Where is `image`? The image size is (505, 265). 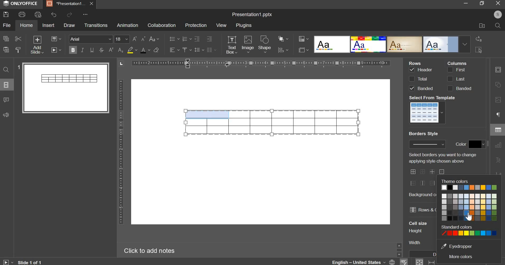
image is located at coordinates (248, 44).